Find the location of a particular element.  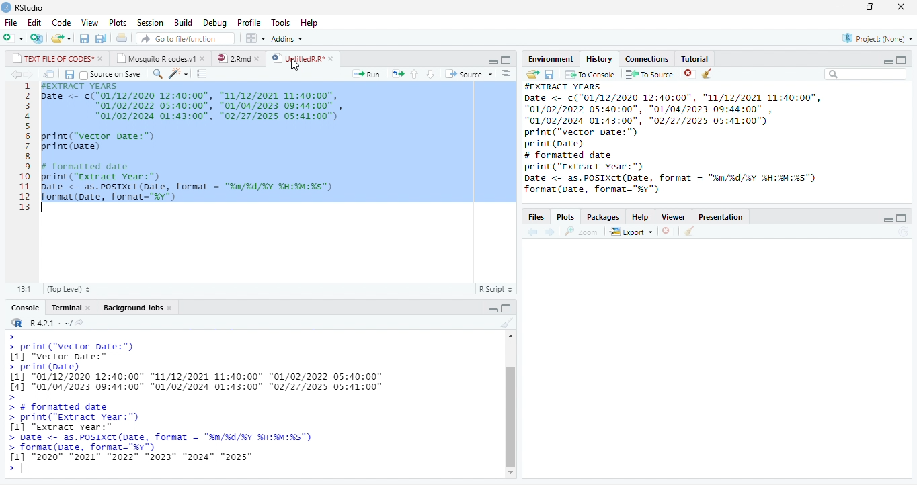

up is located at coordinates (414, 74).